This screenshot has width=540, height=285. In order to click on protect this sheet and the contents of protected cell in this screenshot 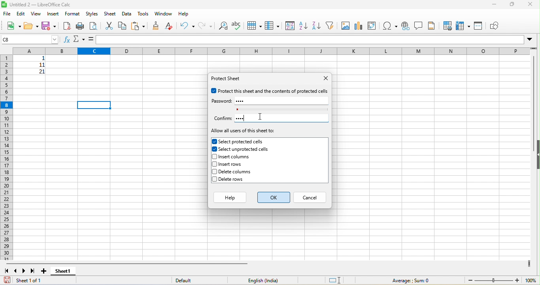, I will do `click(270, 91)`.